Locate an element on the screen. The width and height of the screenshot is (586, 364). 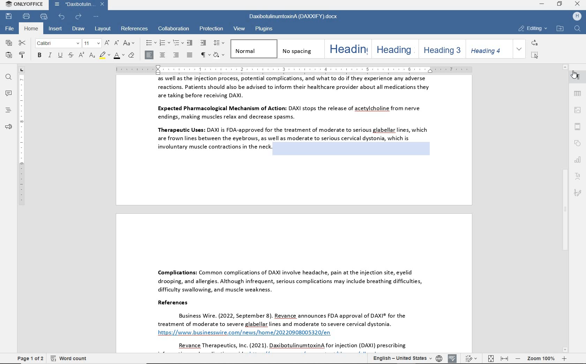
paragraph settings is located at coordinates (577, 76).